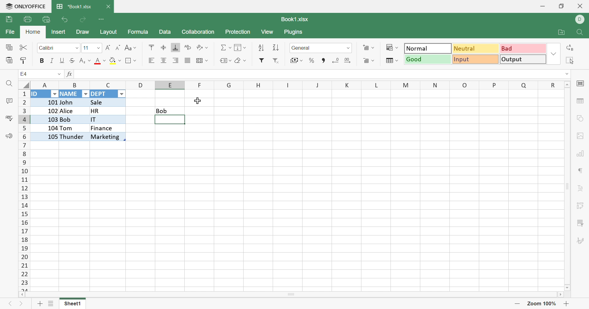  Describe the element at coordinates (522, 59) in the screenshot. I see `Output` at that location.